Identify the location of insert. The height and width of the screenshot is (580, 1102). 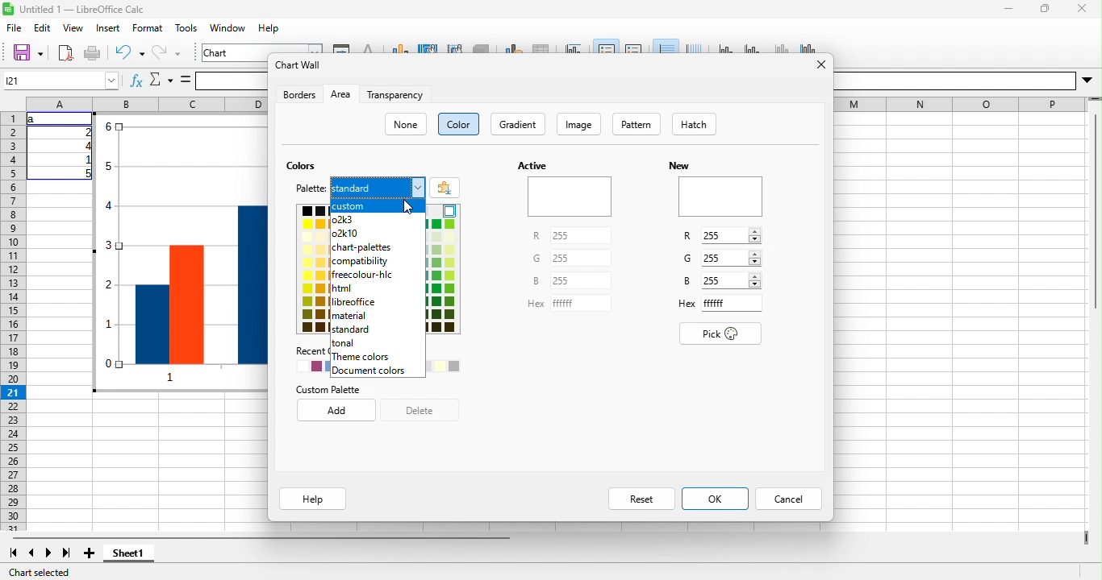
(109, 27).